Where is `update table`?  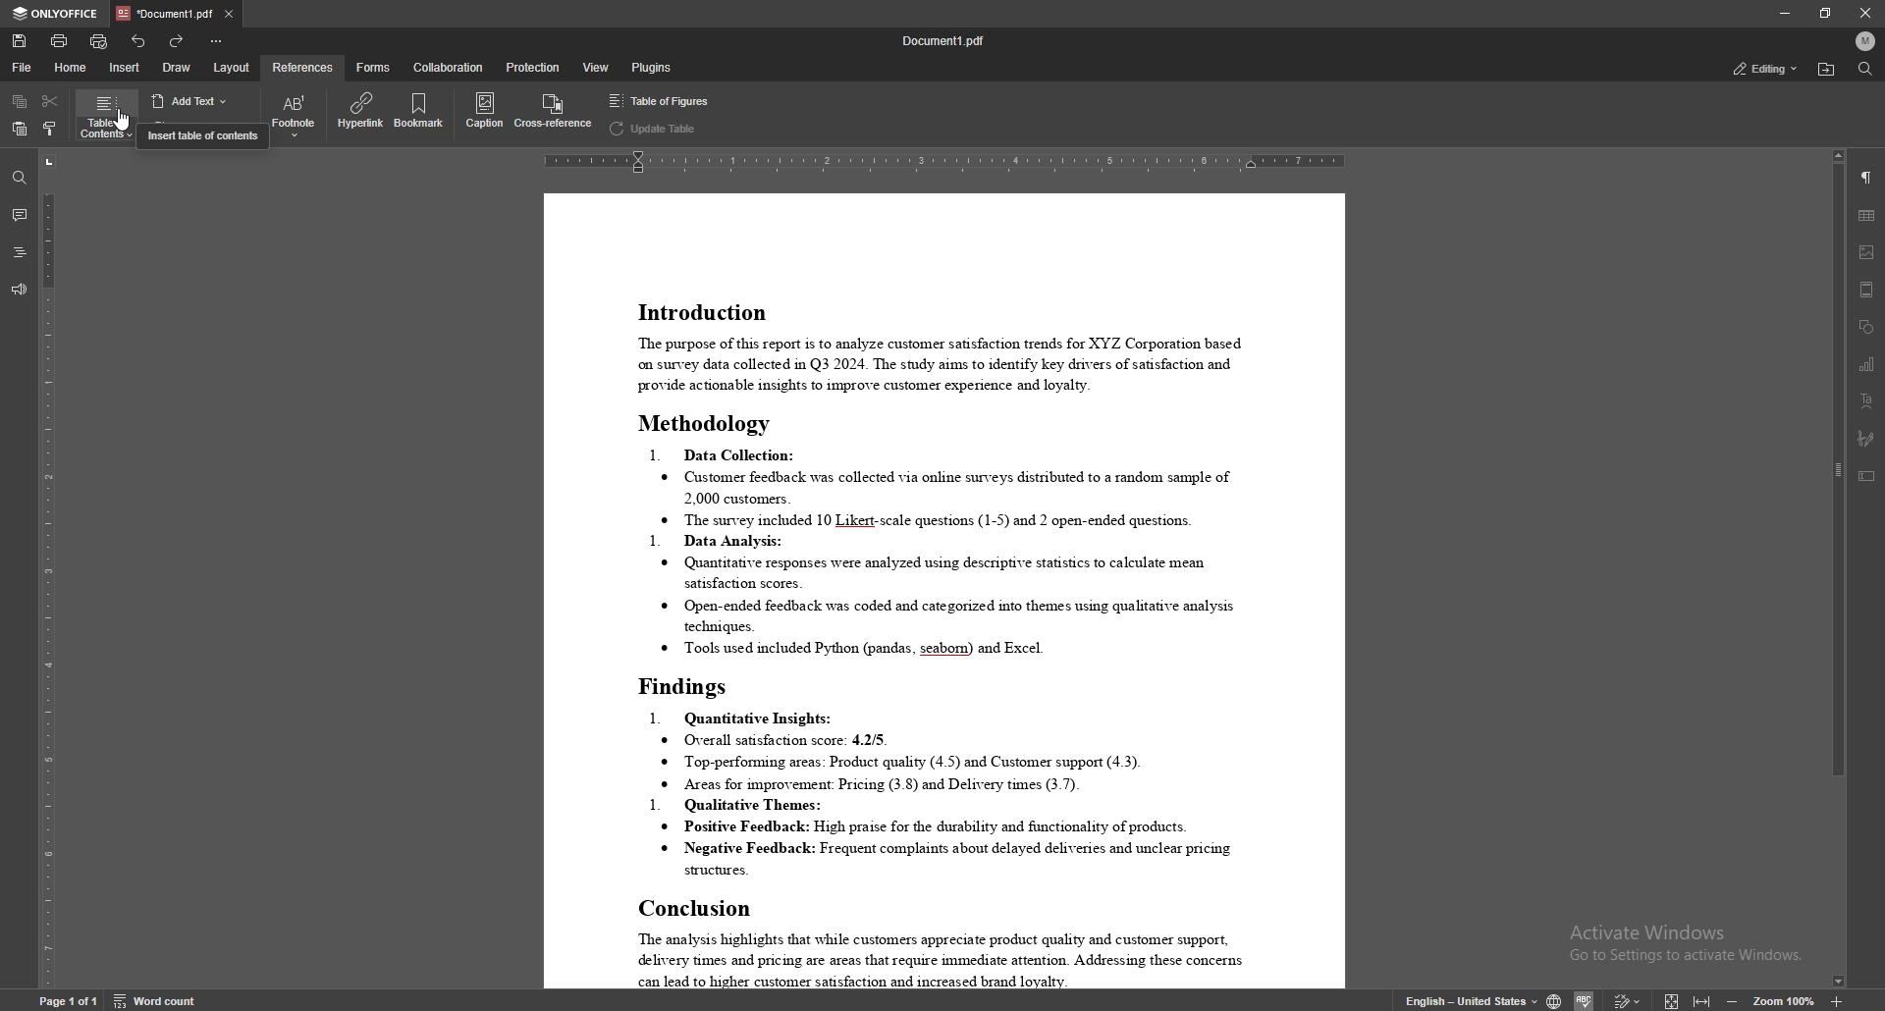 update table is located at coordinates (655, 127).